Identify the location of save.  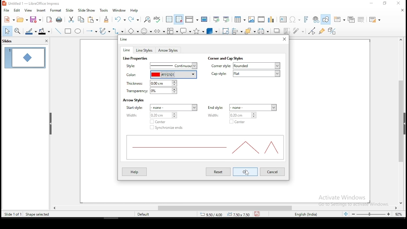
(257, 213).